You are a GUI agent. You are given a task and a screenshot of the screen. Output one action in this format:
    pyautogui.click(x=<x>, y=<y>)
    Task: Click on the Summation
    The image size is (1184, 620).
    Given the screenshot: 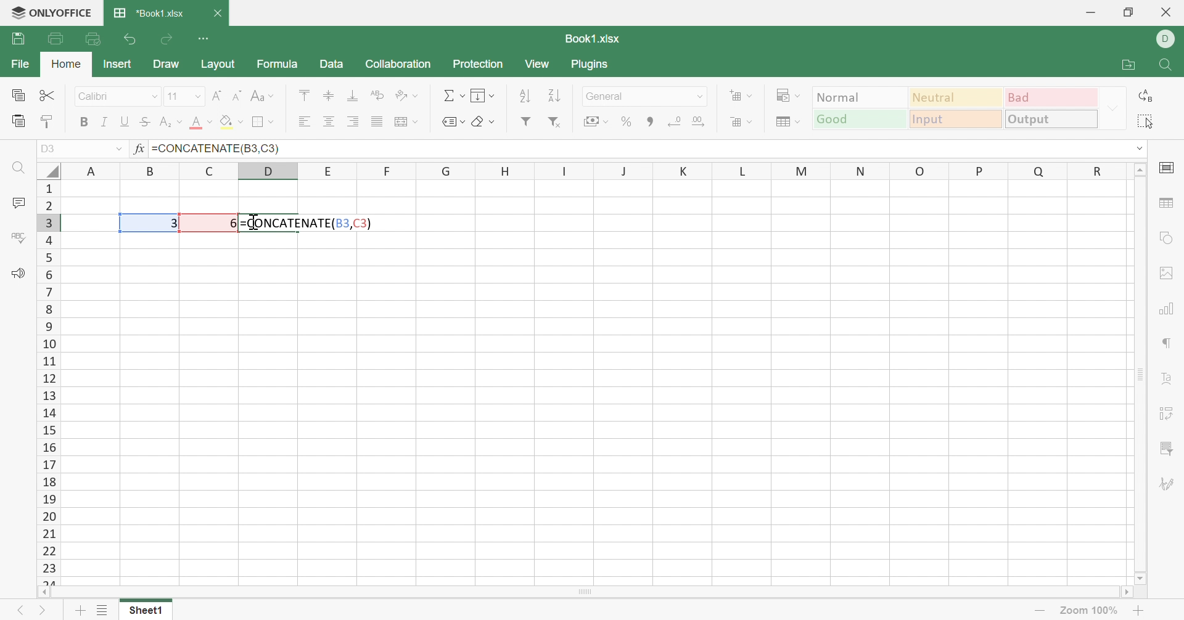 What is the action you would take?
    pyautogui.click(x=453, y=95)
    